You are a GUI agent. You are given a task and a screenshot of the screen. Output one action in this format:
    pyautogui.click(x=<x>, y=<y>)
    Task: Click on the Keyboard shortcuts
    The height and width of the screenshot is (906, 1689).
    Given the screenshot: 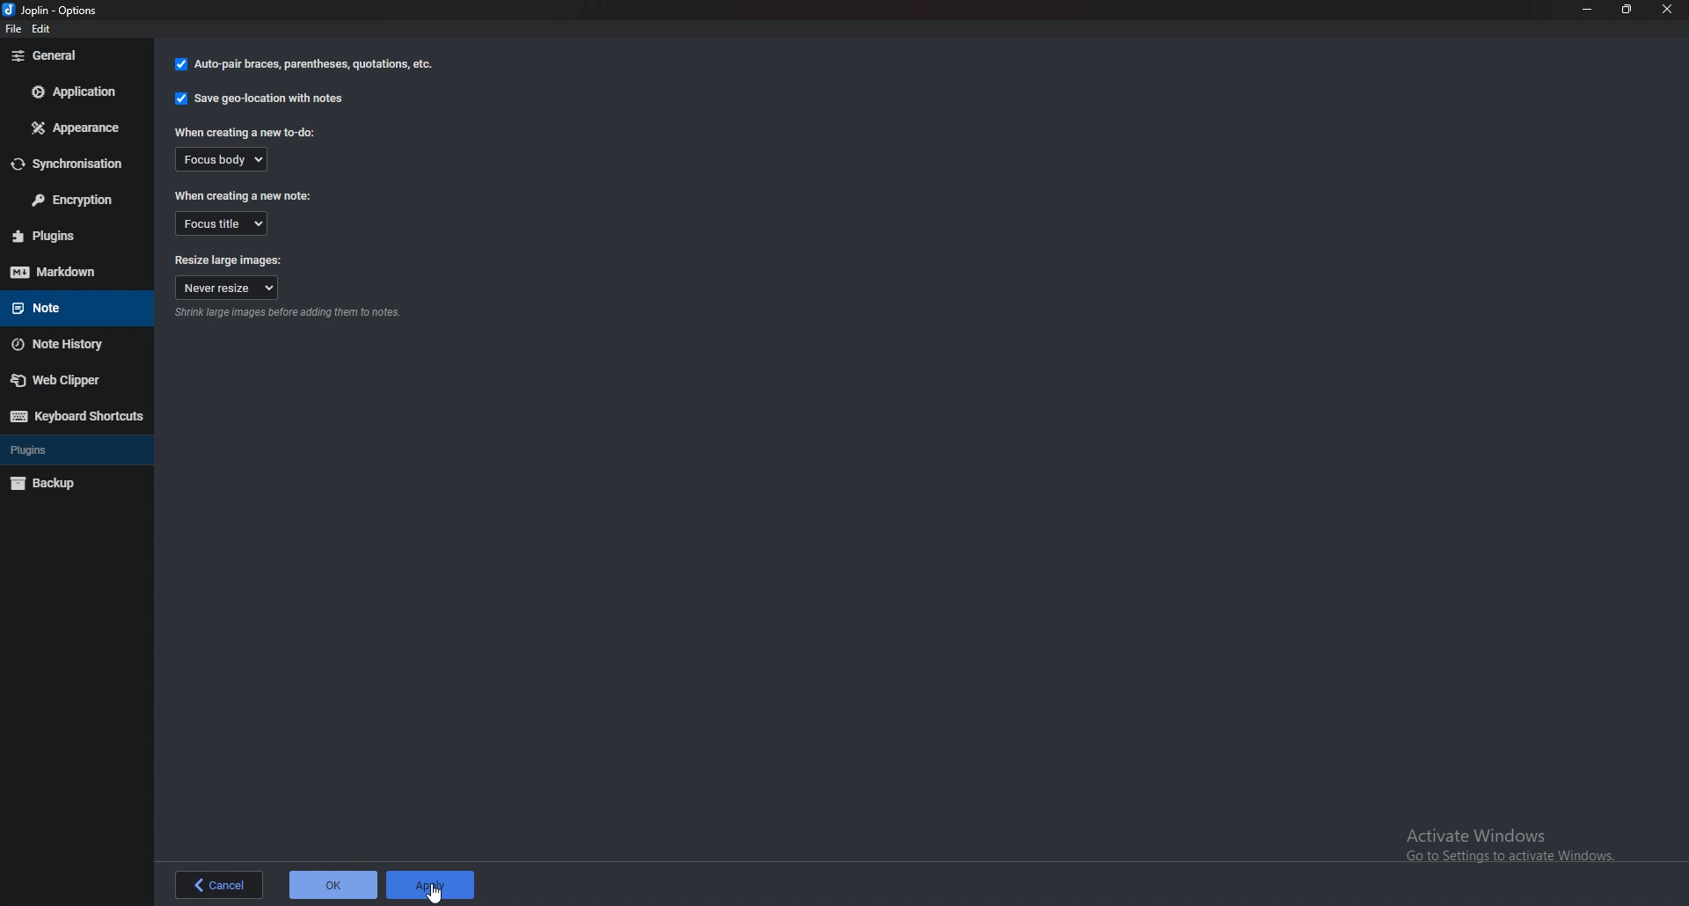 What is the action you would take?
    pyautogui.click(x=75, y=416)
    